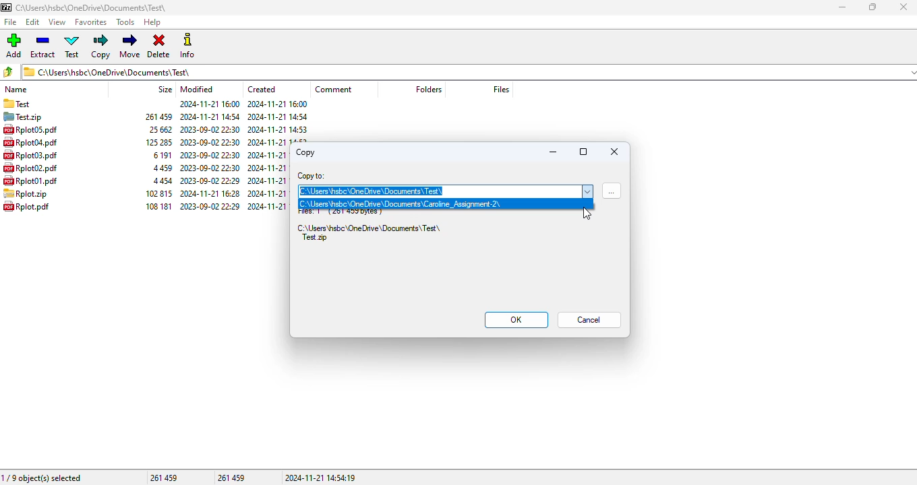  What do you see at coordinates (188, 45) in the screenshot?
I see `info` at bounding box center [188, 45].